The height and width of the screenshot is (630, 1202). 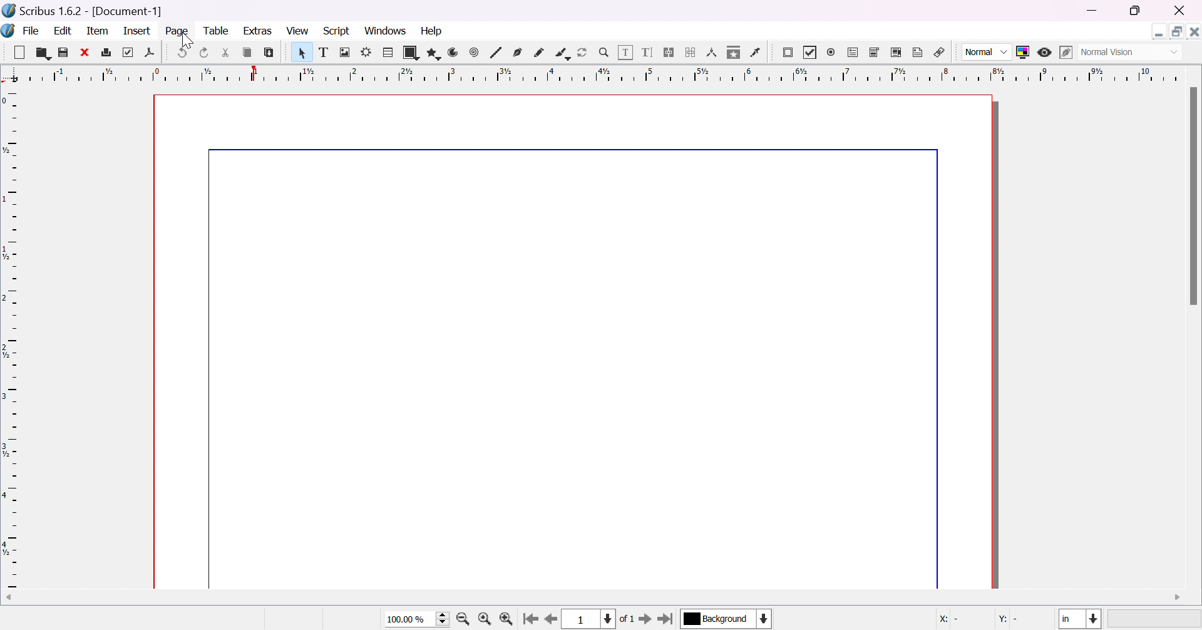 What do you see at coordinates (324, 53) in the screenshot?
I see `text frame` at bounding box center [324, 53].